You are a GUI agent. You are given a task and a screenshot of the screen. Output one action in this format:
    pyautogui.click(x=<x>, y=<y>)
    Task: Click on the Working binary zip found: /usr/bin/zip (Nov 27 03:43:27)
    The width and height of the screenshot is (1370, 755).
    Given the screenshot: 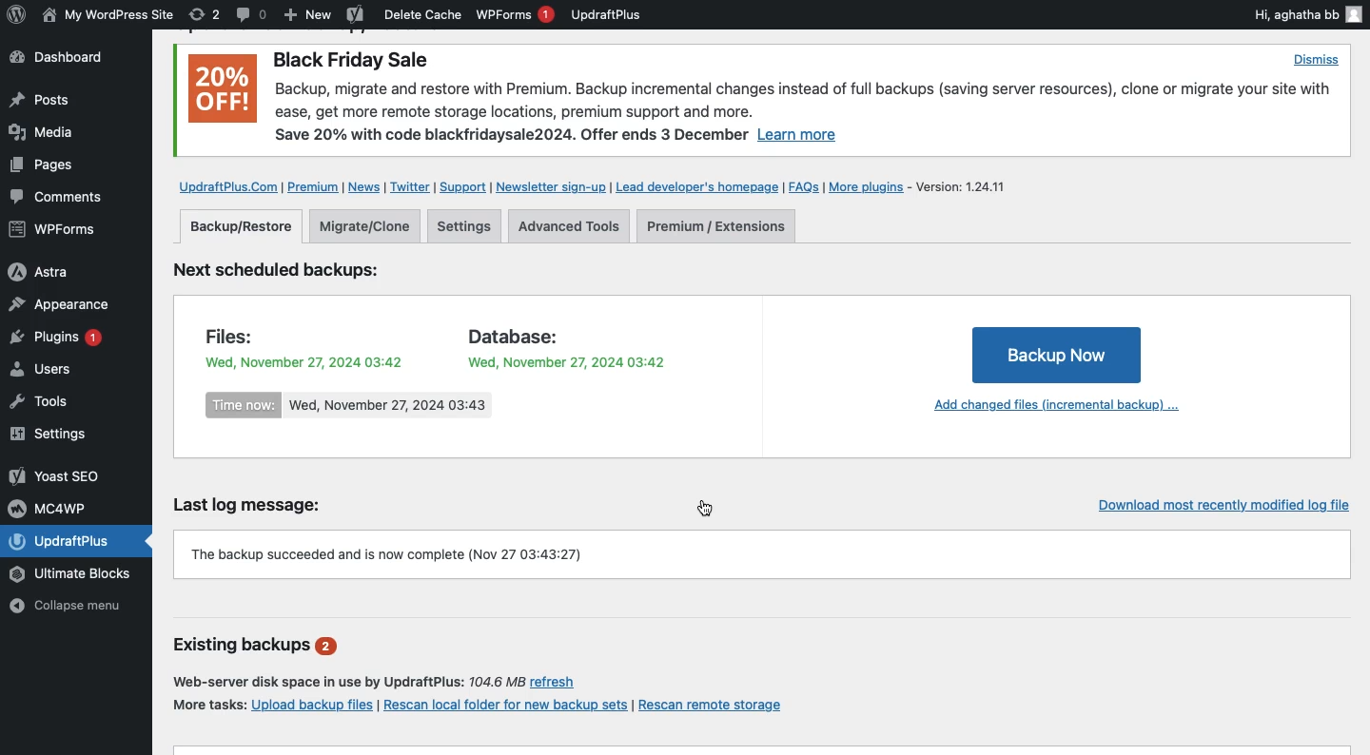 What is the action you would take?
    pyautogui.click(x=763, y=552)
    